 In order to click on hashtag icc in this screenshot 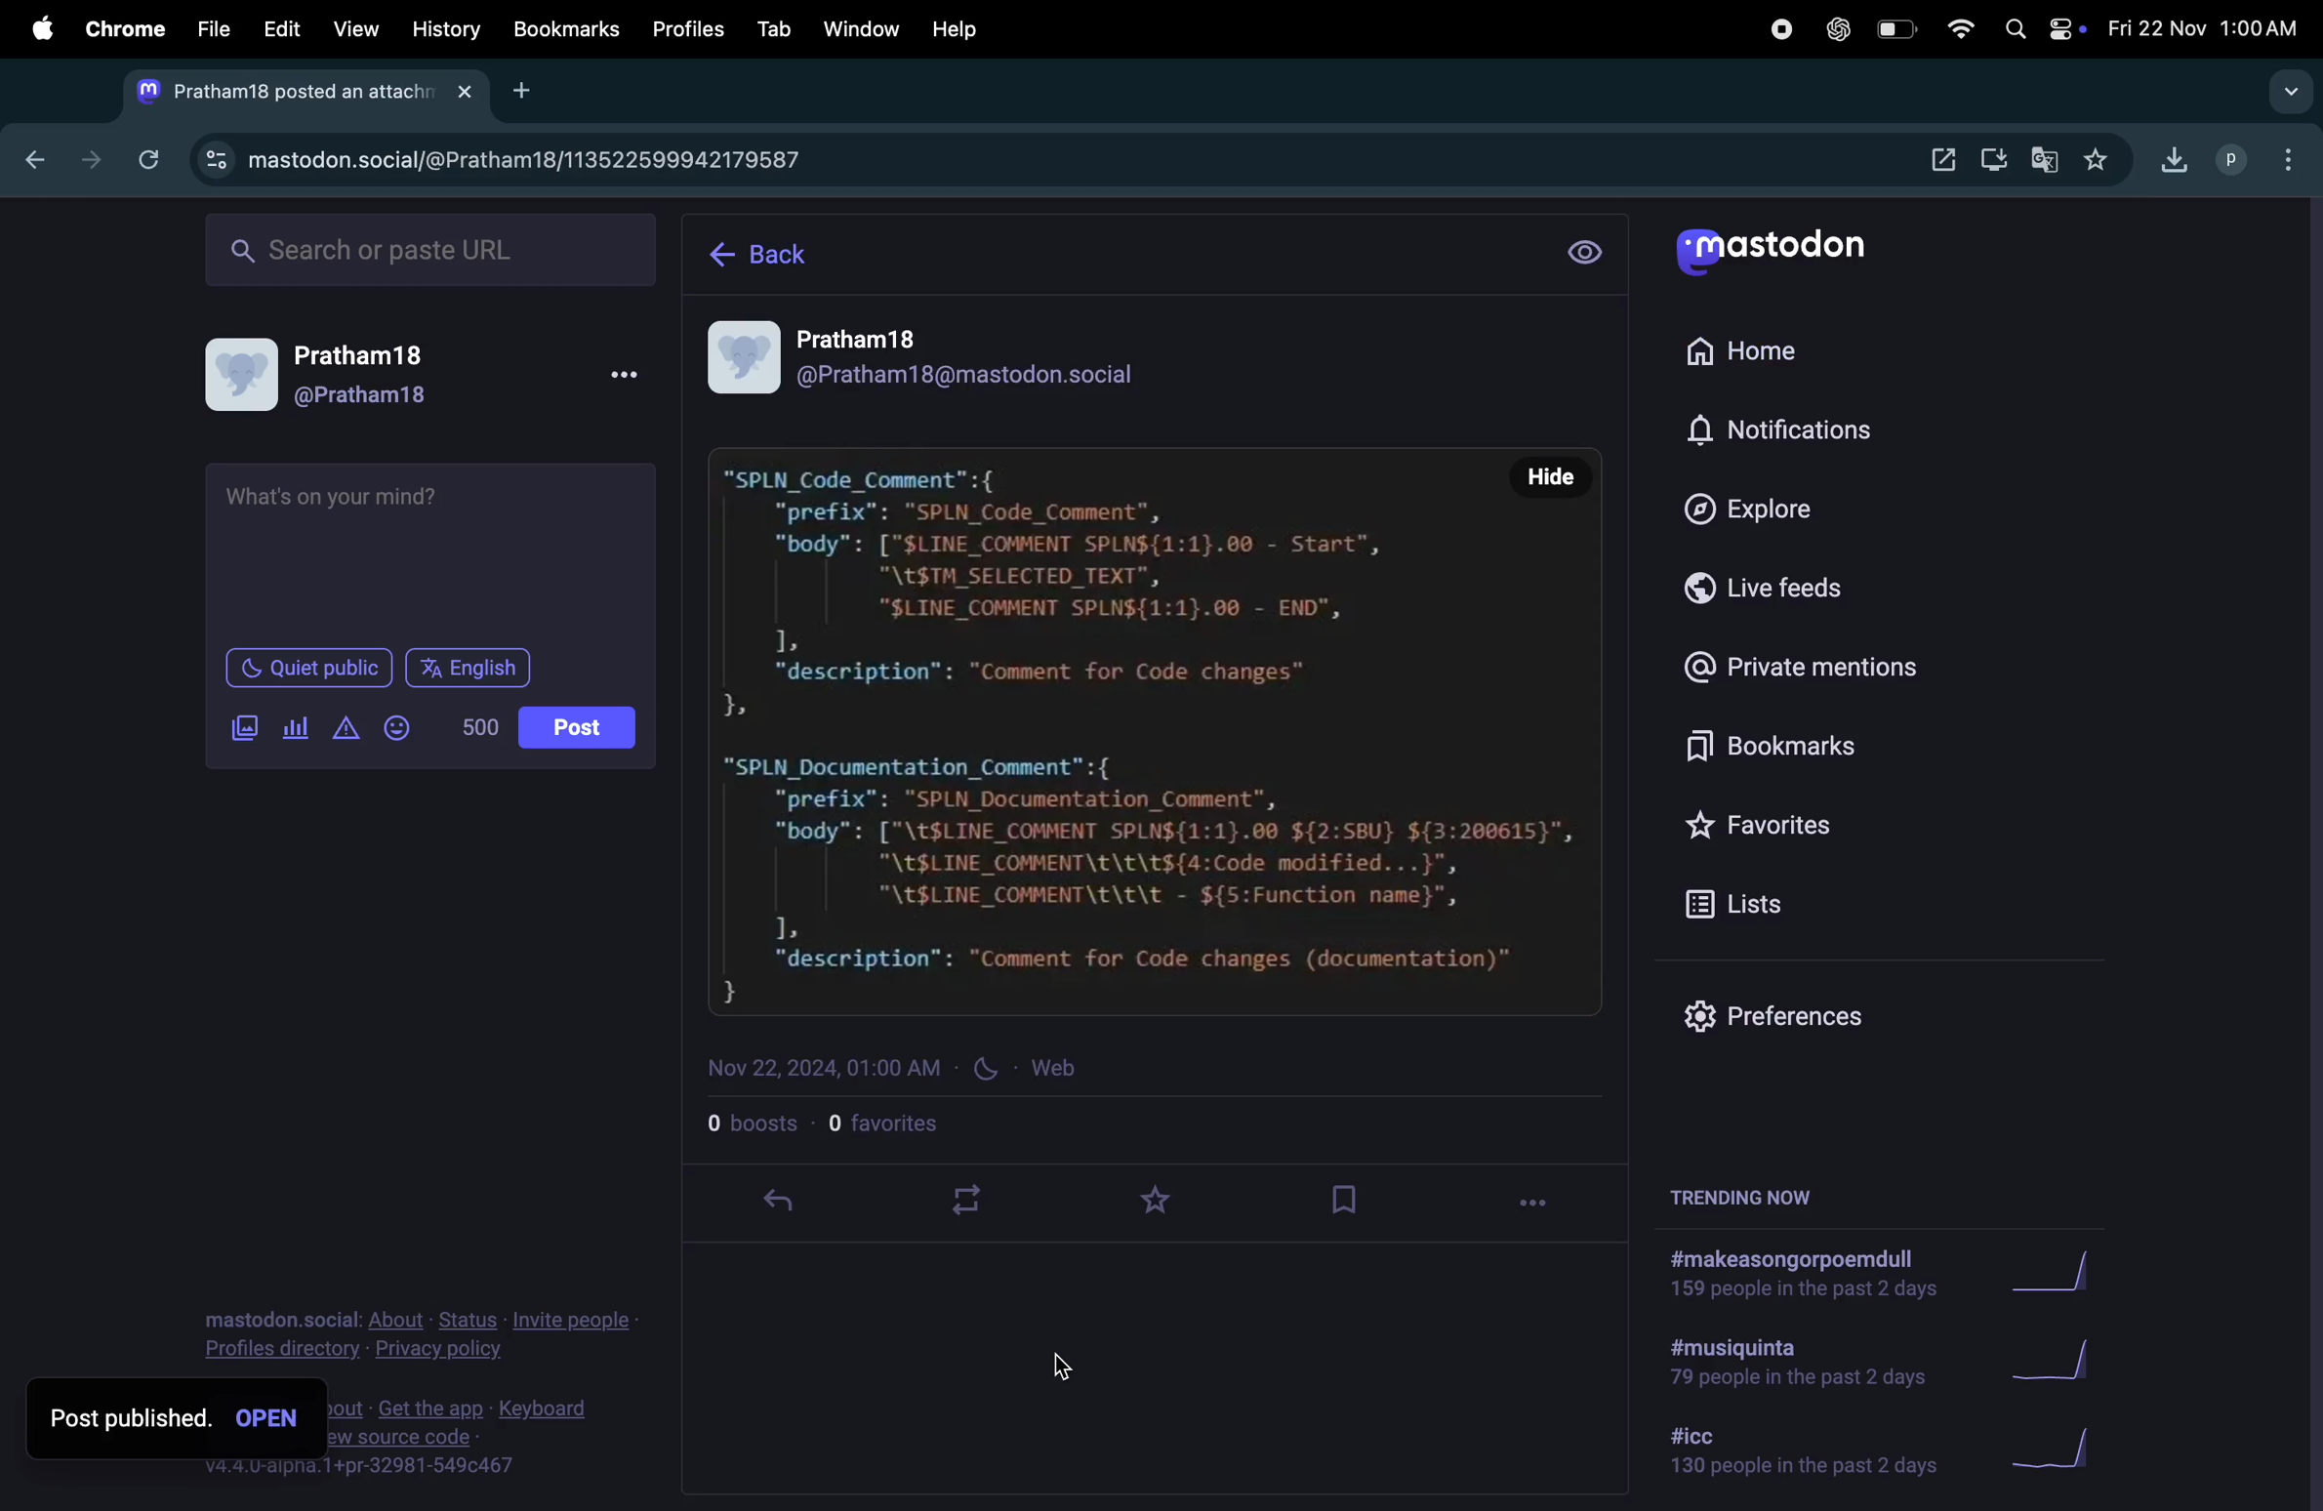, I will do `click(1789, 1452)`.